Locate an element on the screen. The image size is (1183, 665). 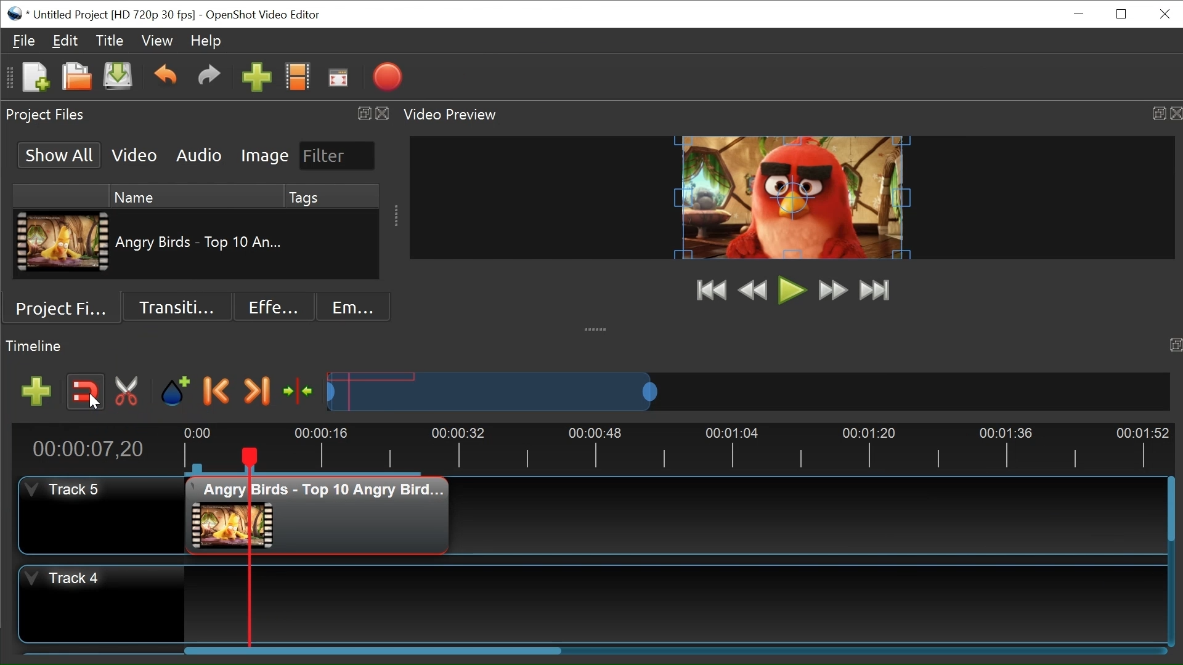
Video Preview Panel is located at coordinates (790, 114).